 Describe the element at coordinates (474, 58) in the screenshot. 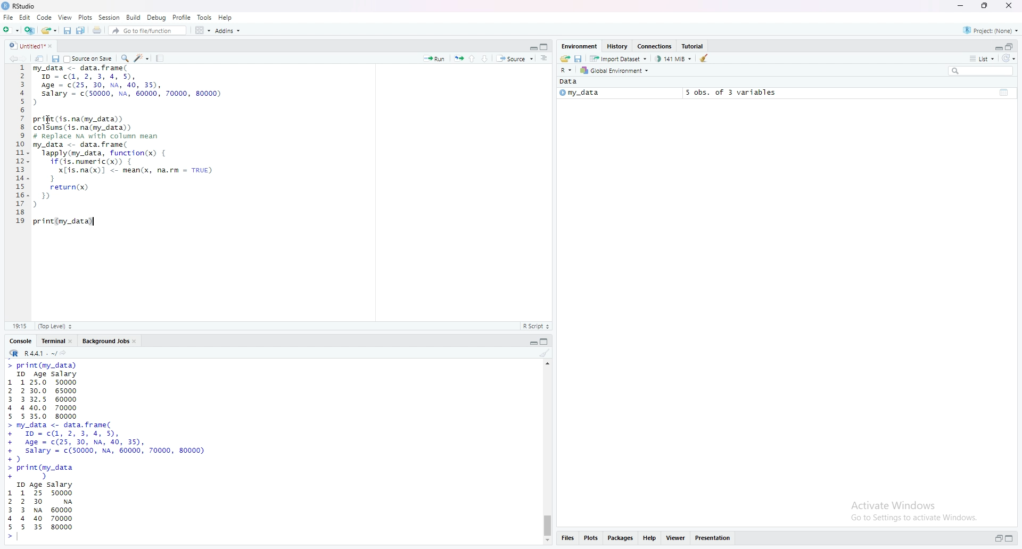

I see `go to the previous section` at that location.